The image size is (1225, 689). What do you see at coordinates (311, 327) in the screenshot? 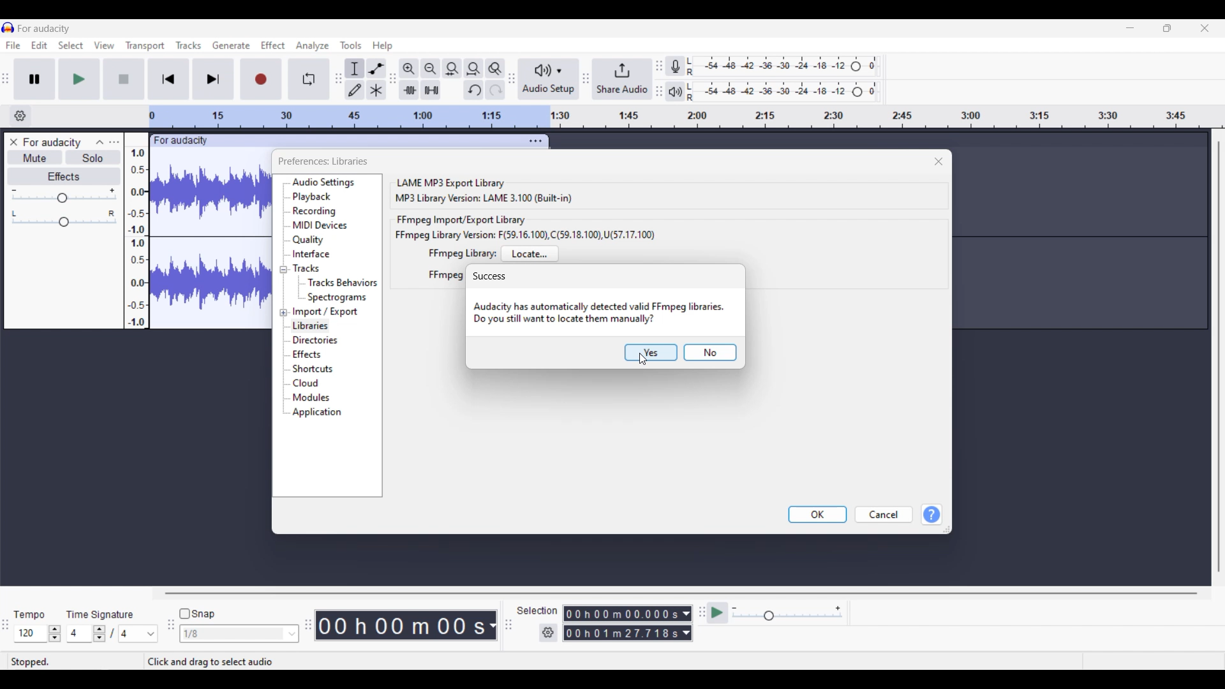
I see `Libraries, current selection highlighted` at bounding box center [311, 327].